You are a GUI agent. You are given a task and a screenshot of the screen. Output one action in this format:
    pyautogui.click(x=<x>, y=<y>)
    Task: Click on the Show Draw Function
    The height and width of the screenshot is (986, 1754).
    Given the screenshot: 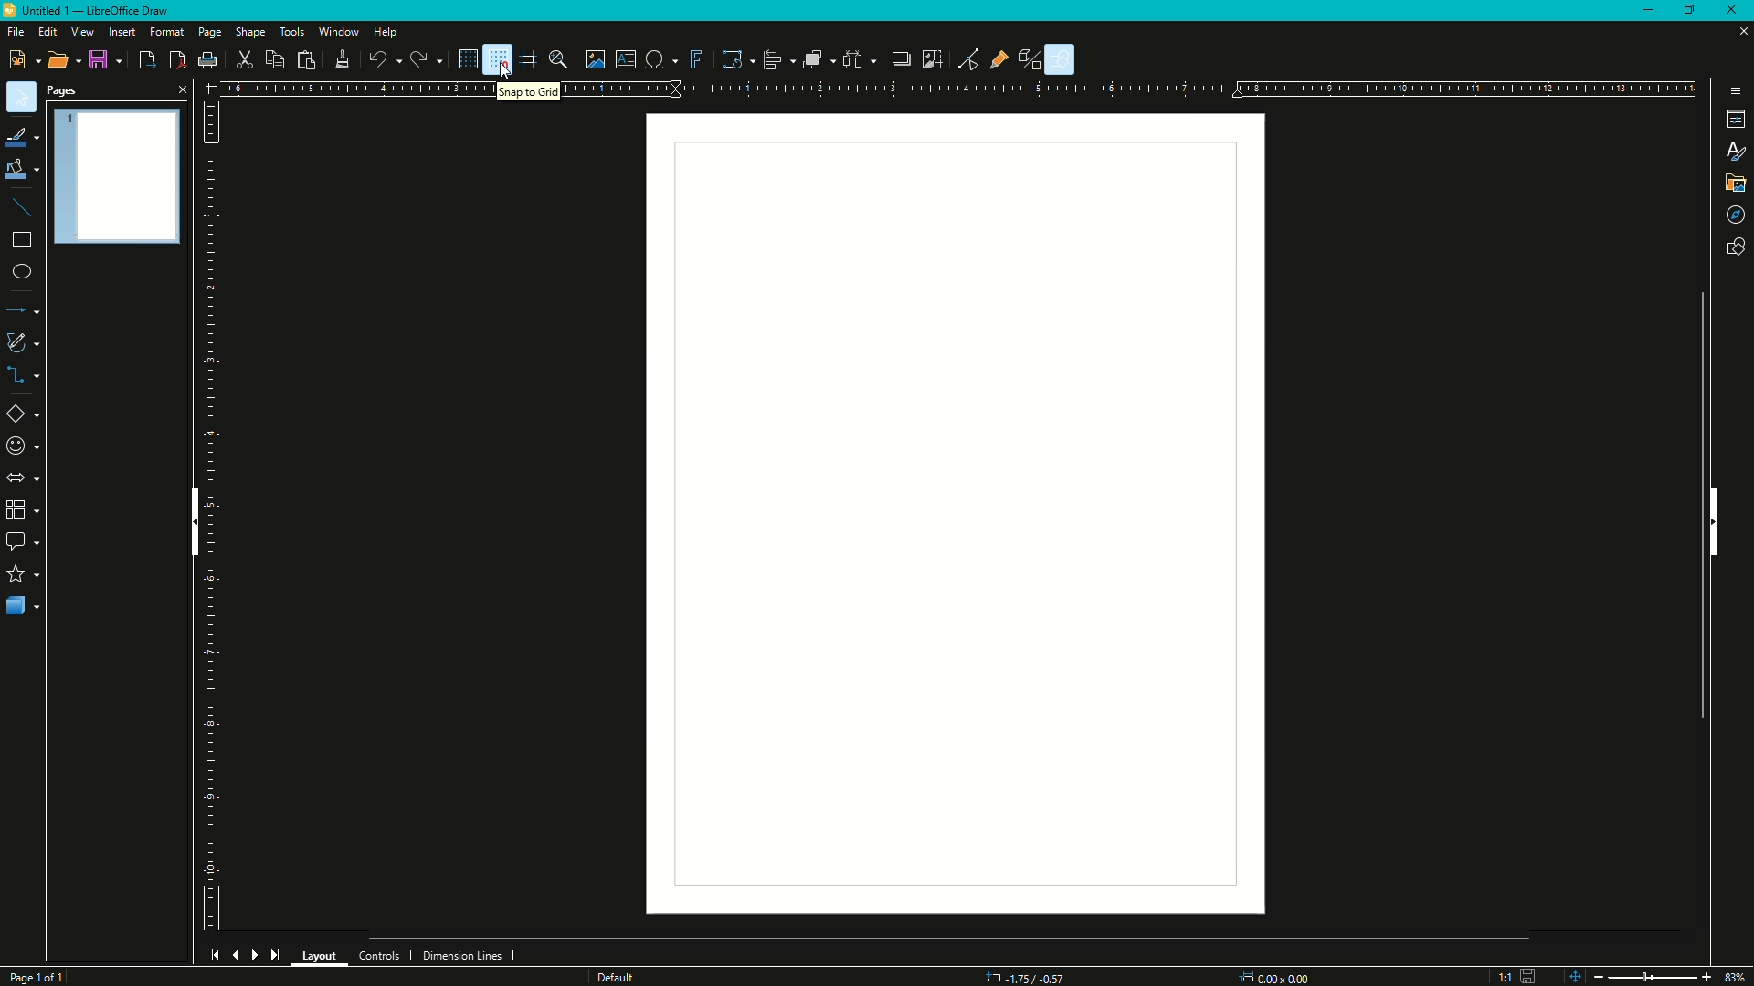 What is the action you would take?
    pyautogui.click(x=1062, y=58)
    